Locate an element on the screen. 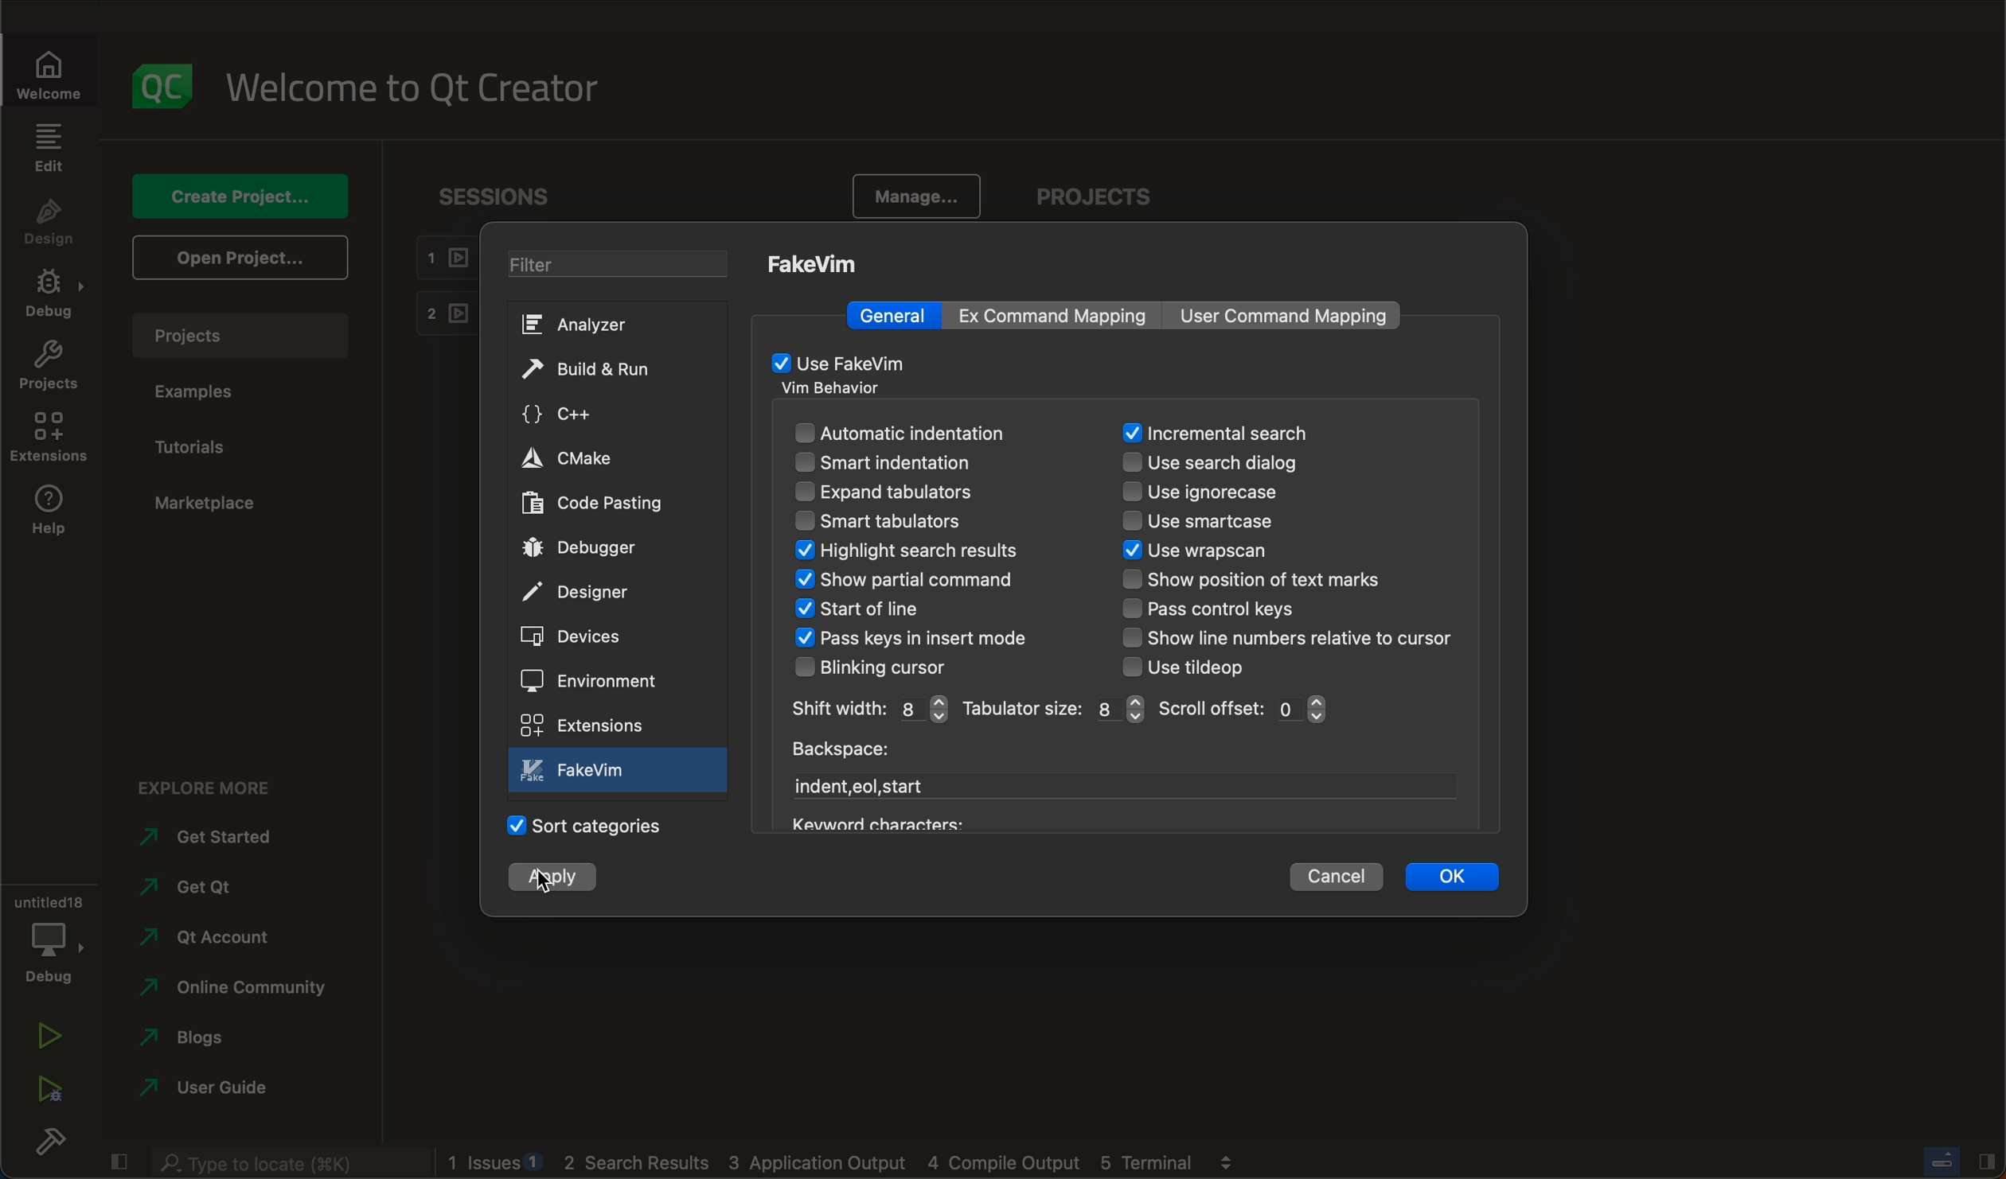 The width and height of the screenshot is (2006, 1179). smart tabulators is located at coordinates (880, 520).